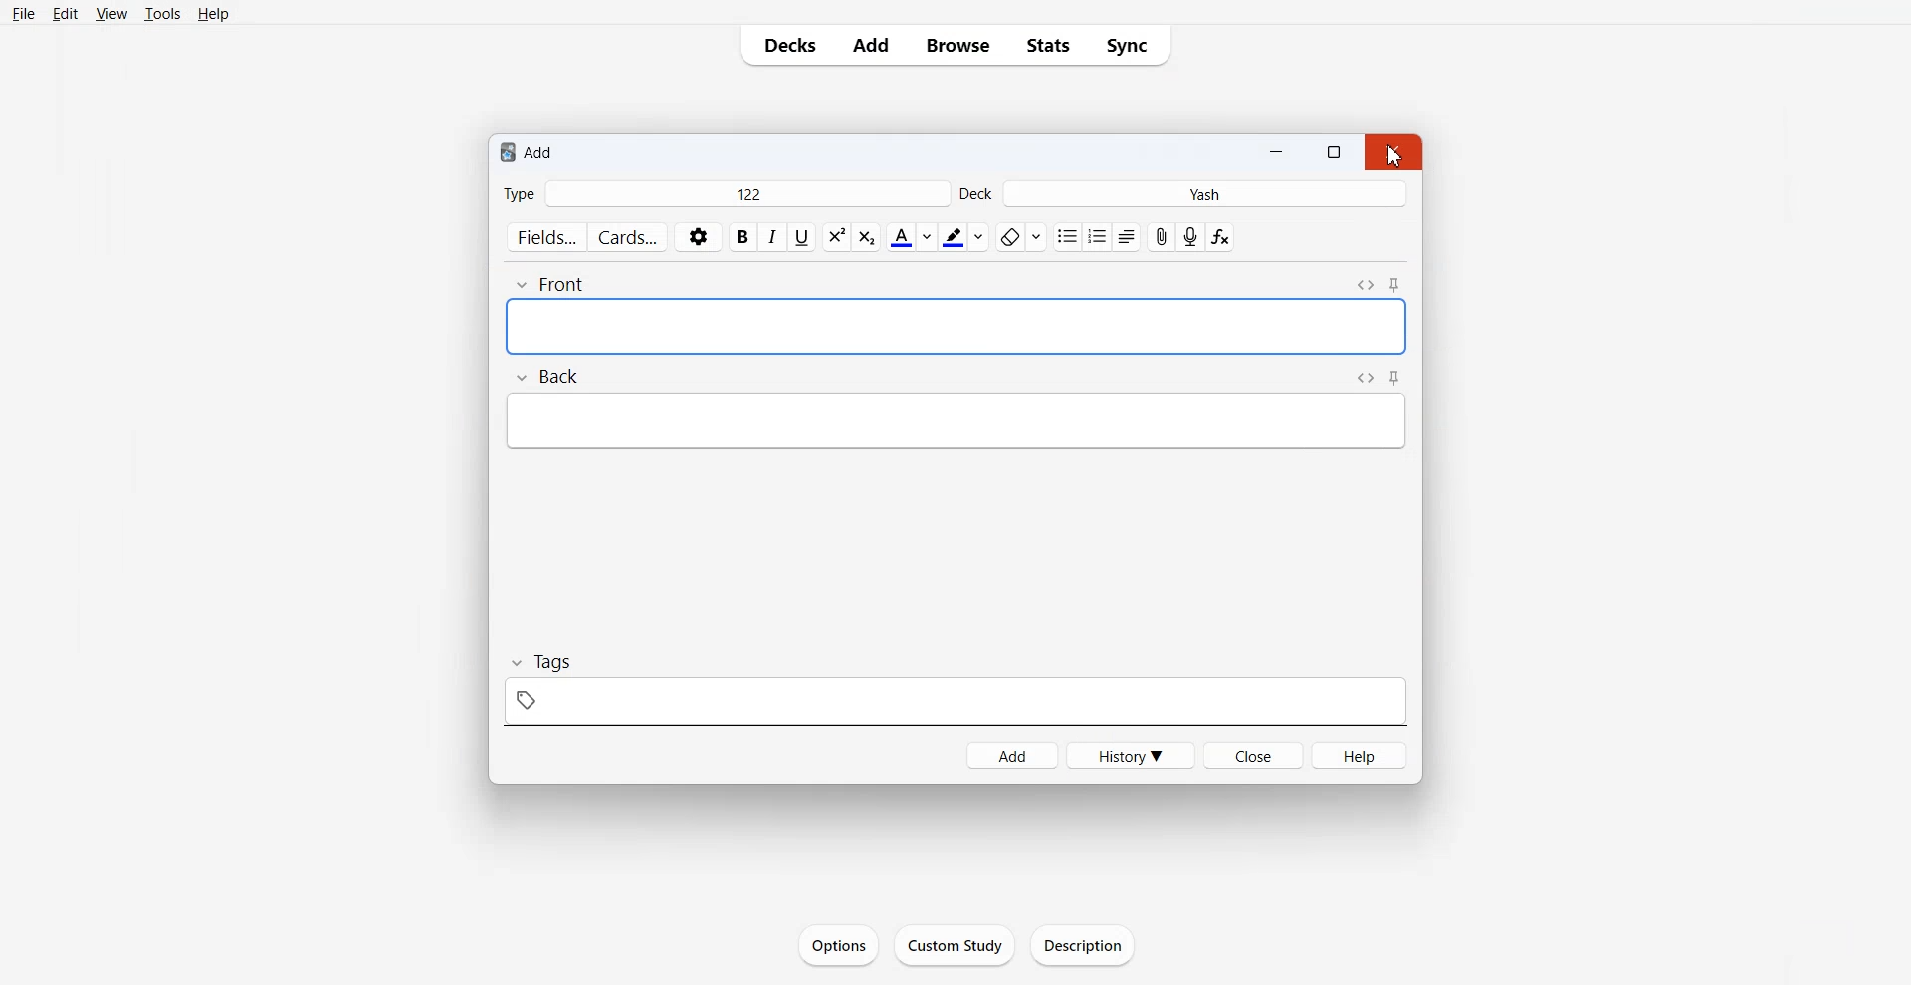 The image size is (1911, 985). What do you see at coordinates (1366, 286) in the screenshot?
I see `Toggle HTML` at bounding box center [1366, 286].